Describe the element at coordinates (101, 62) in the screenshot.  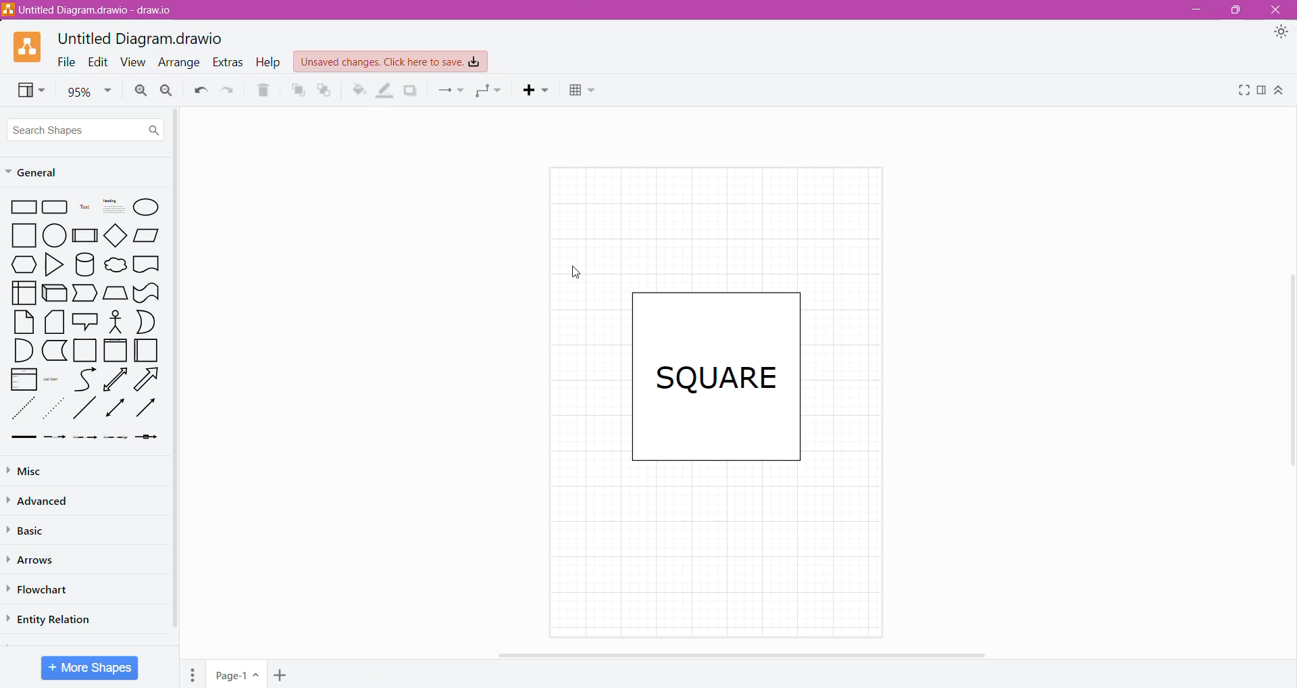
I see `Edit` at that location.